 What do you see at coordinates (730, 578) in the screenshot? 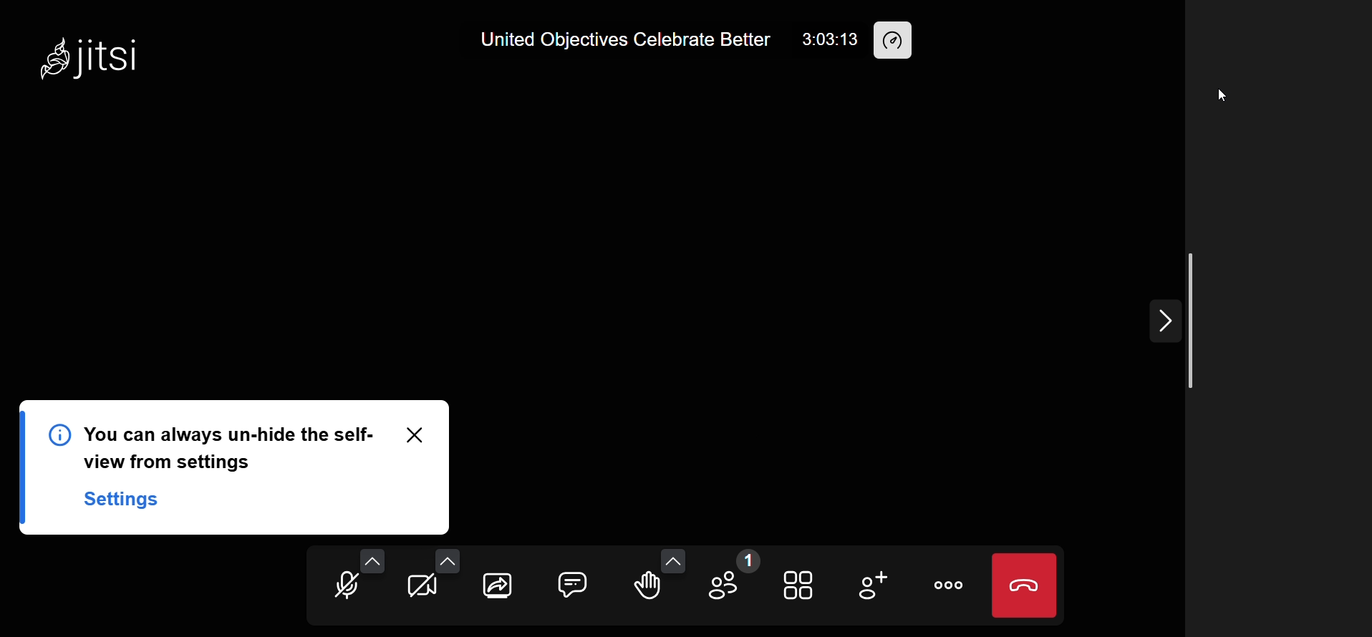
I see `participants` at bounding box center [730, 578].